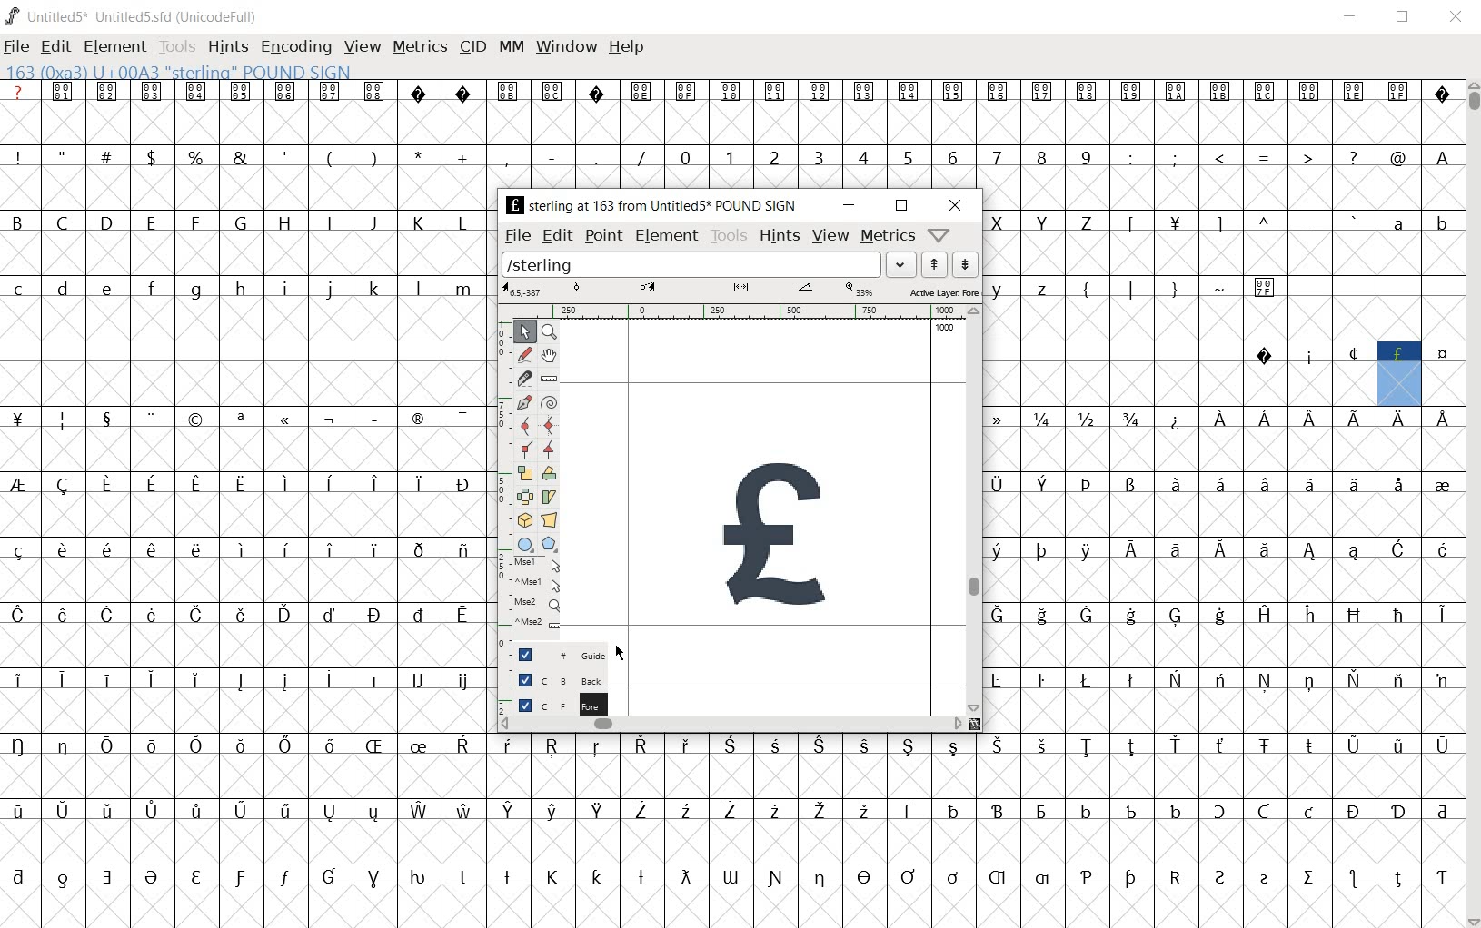 This screenshot has width=1481, height=928. What do you see at coordinates (1308, 355) in the screenshot?
I see `Symbol` at bounding box center [1308, 355].